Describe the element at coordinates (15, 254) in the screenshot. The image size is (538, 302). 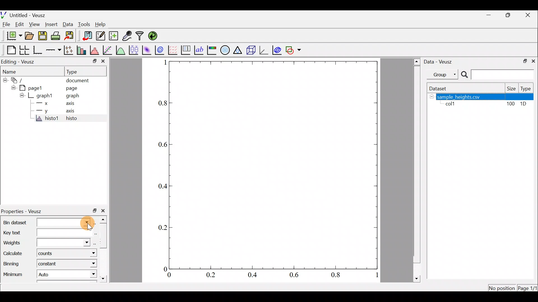
I see `Calculate` at that location.